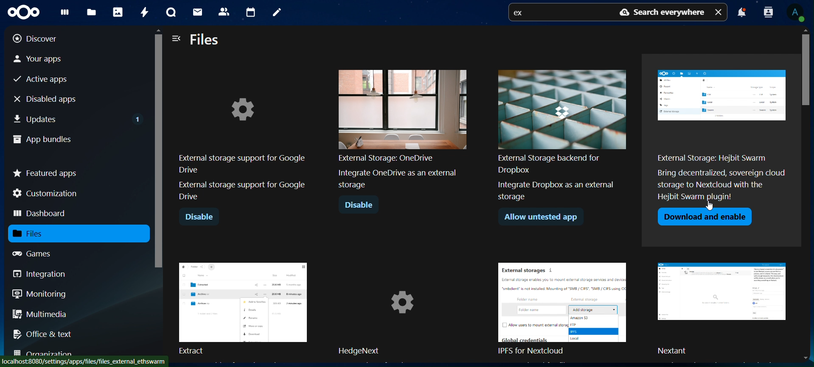 This screenshot has height=367, width=814. Describe the element at coordinates (741, 14) in the screenshot. I see `notifications` at that location.